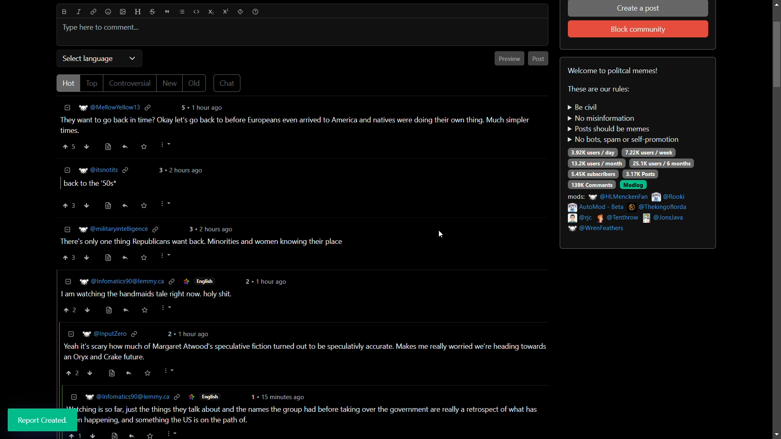 The image size is (781, 439). Describe the element at coordinates (104, 170) in the screenshot. I see `username` at that location.